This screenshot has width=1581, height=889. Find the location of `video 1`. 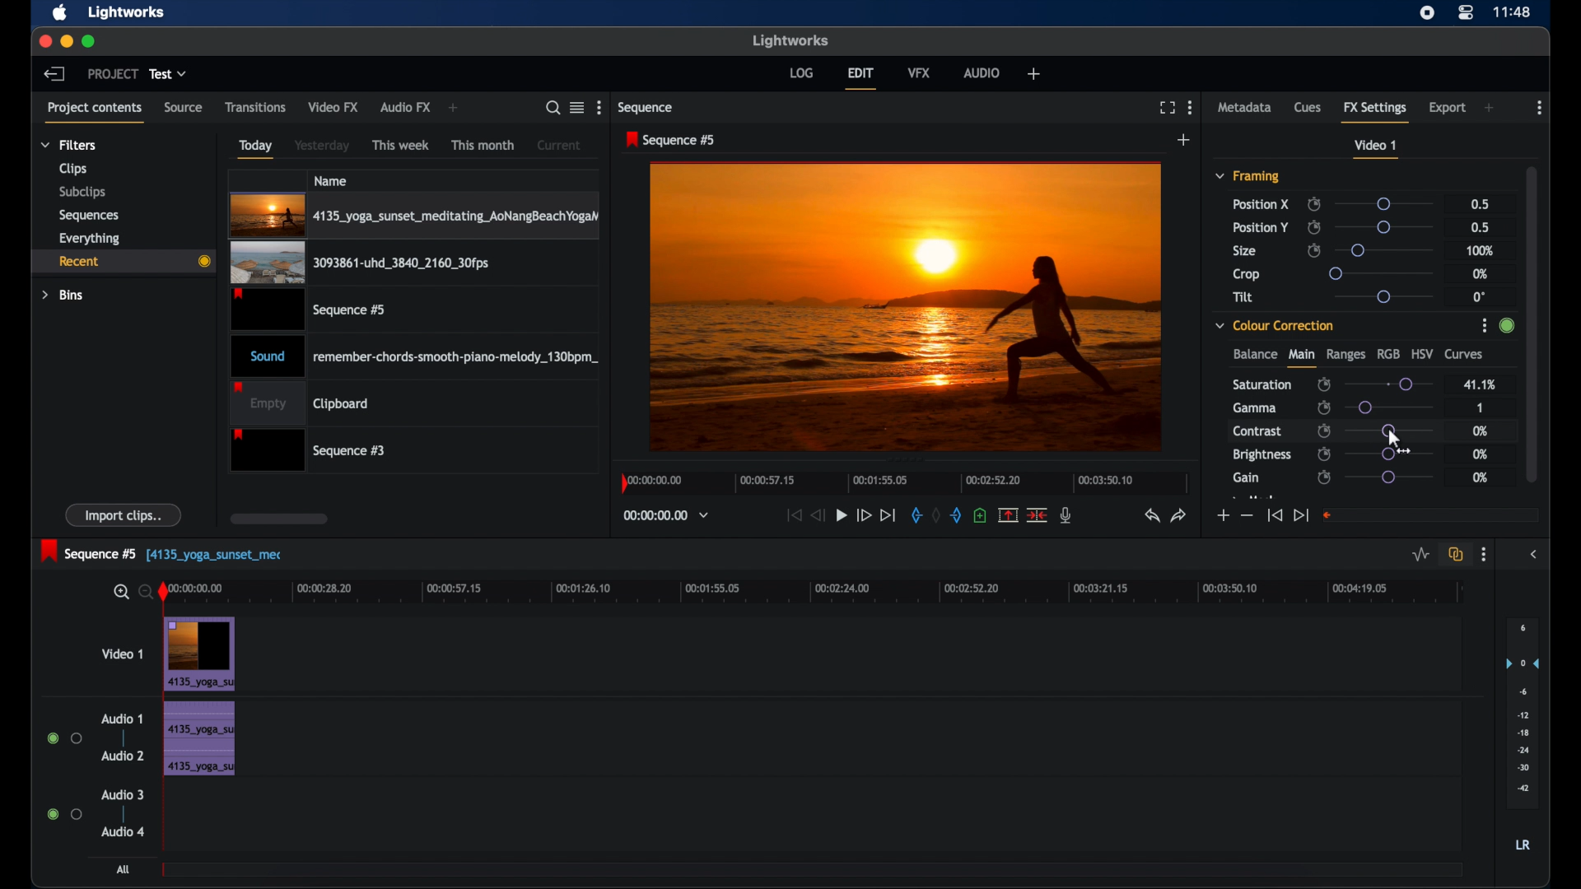

video 1 is located at coordinates (1377, 149).